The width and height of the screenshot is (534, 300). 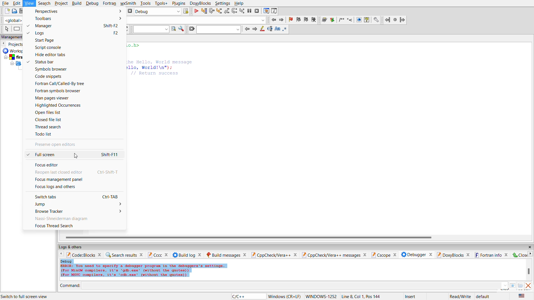 I want to click on script console, so click(x=49, y=48).